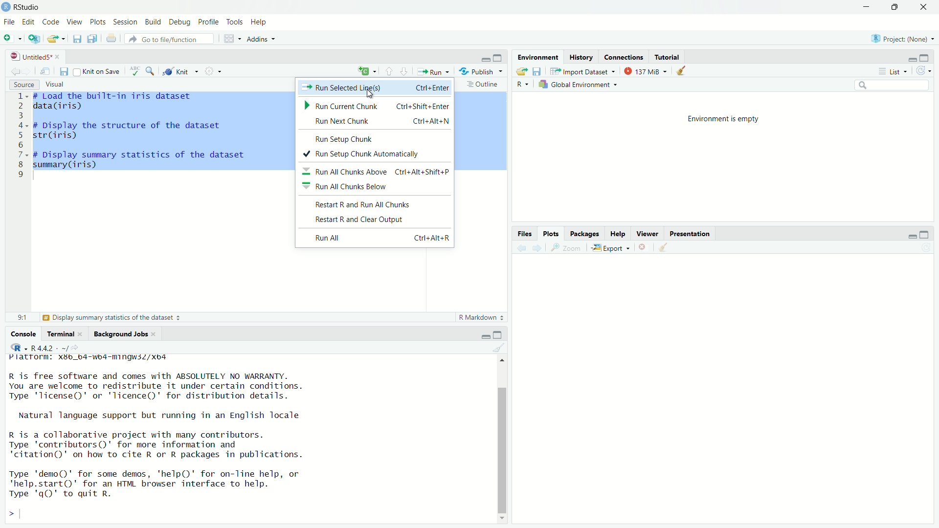  I want to click on Scroll down, so click(503, 519).